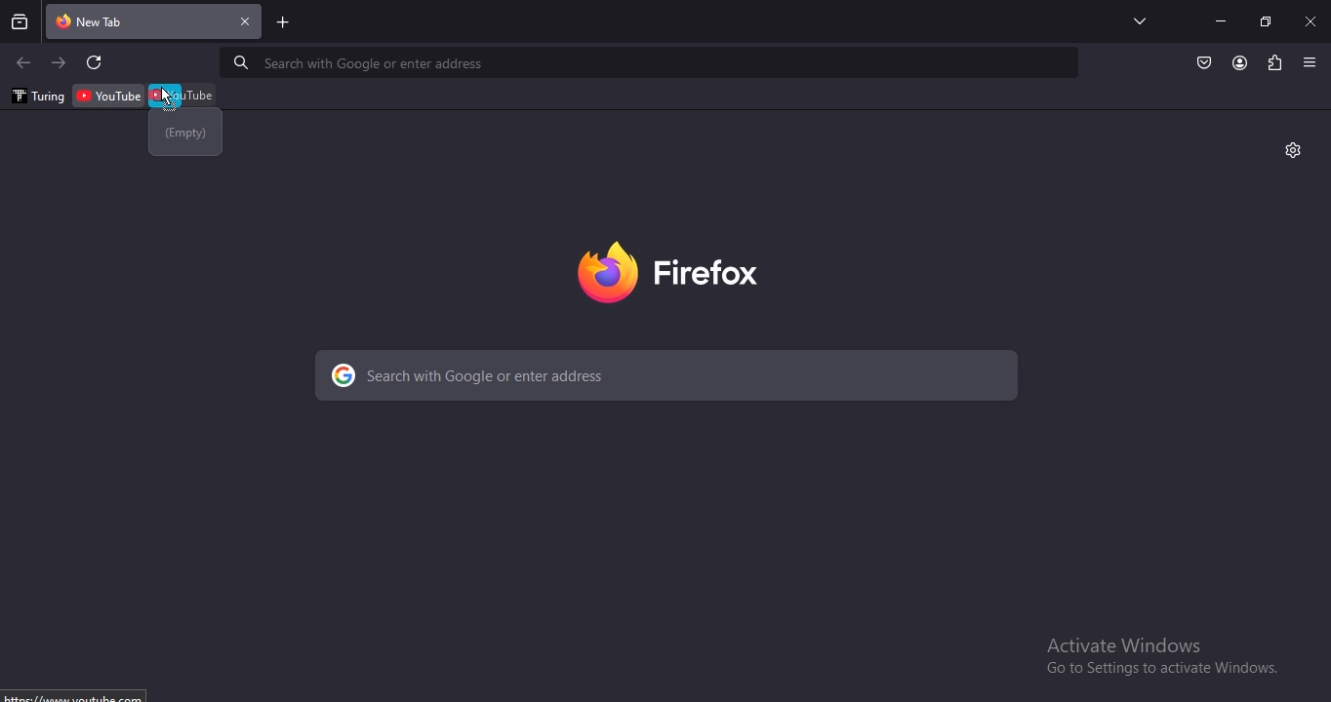  What do you see at coordinates (22, 63) in the screenshot?
I see `click to go to previous page` at bounding box center [22, 63].